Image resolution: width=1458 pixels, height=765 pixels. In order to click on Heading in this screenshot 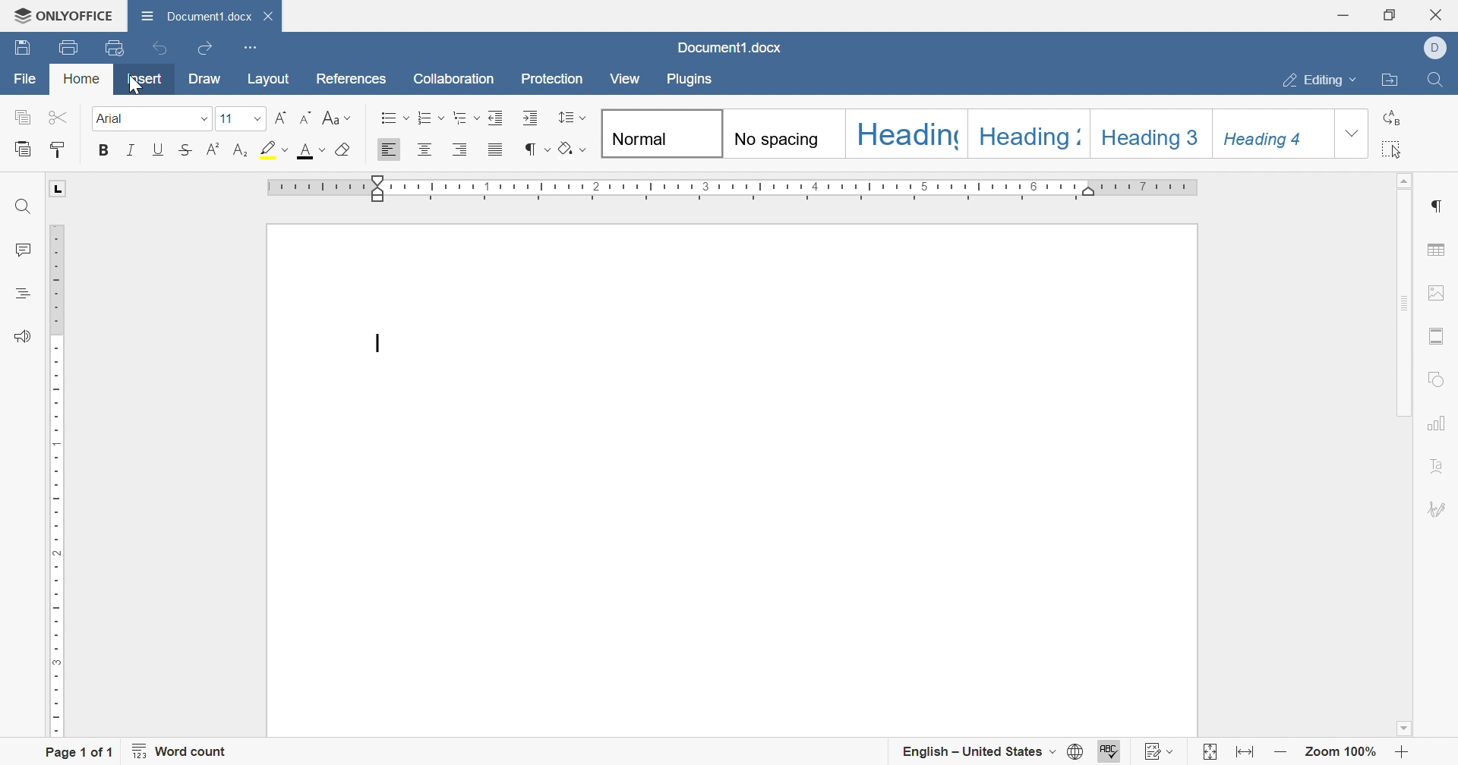, I will do `click(1027, 137)`.